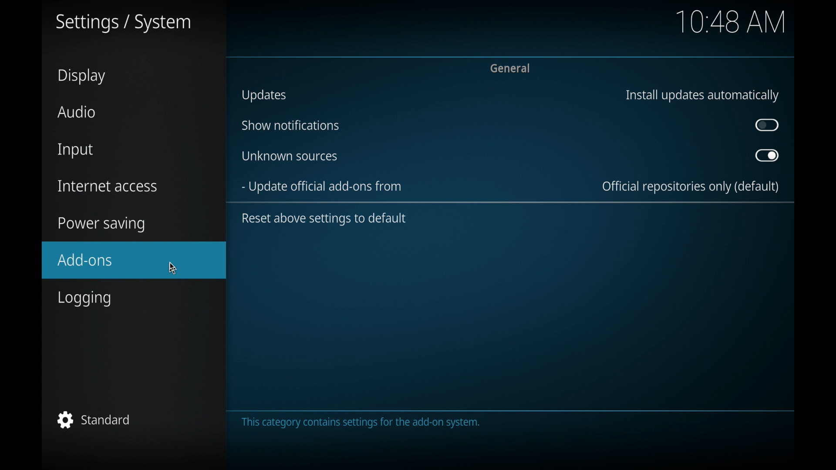 The height and width of the screenshot is (470, 836). I want to click on reset above settings to default, so click(324, 219).